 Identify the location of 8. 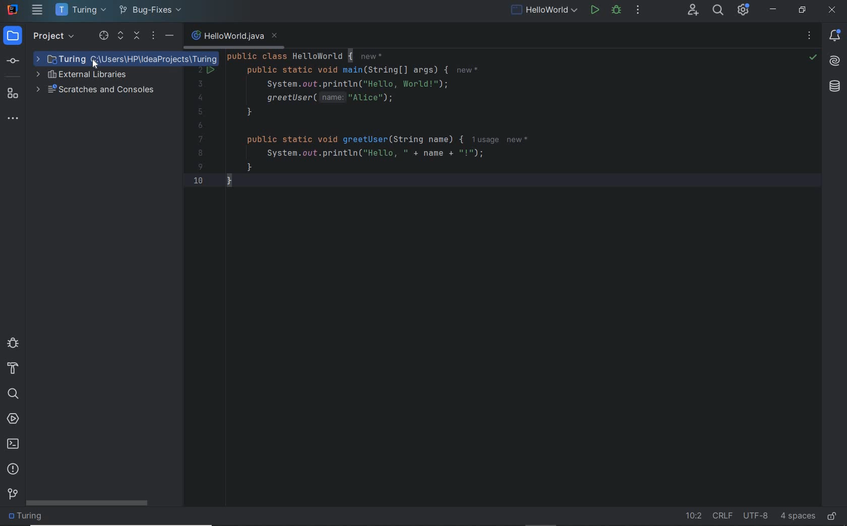
(200, 153).